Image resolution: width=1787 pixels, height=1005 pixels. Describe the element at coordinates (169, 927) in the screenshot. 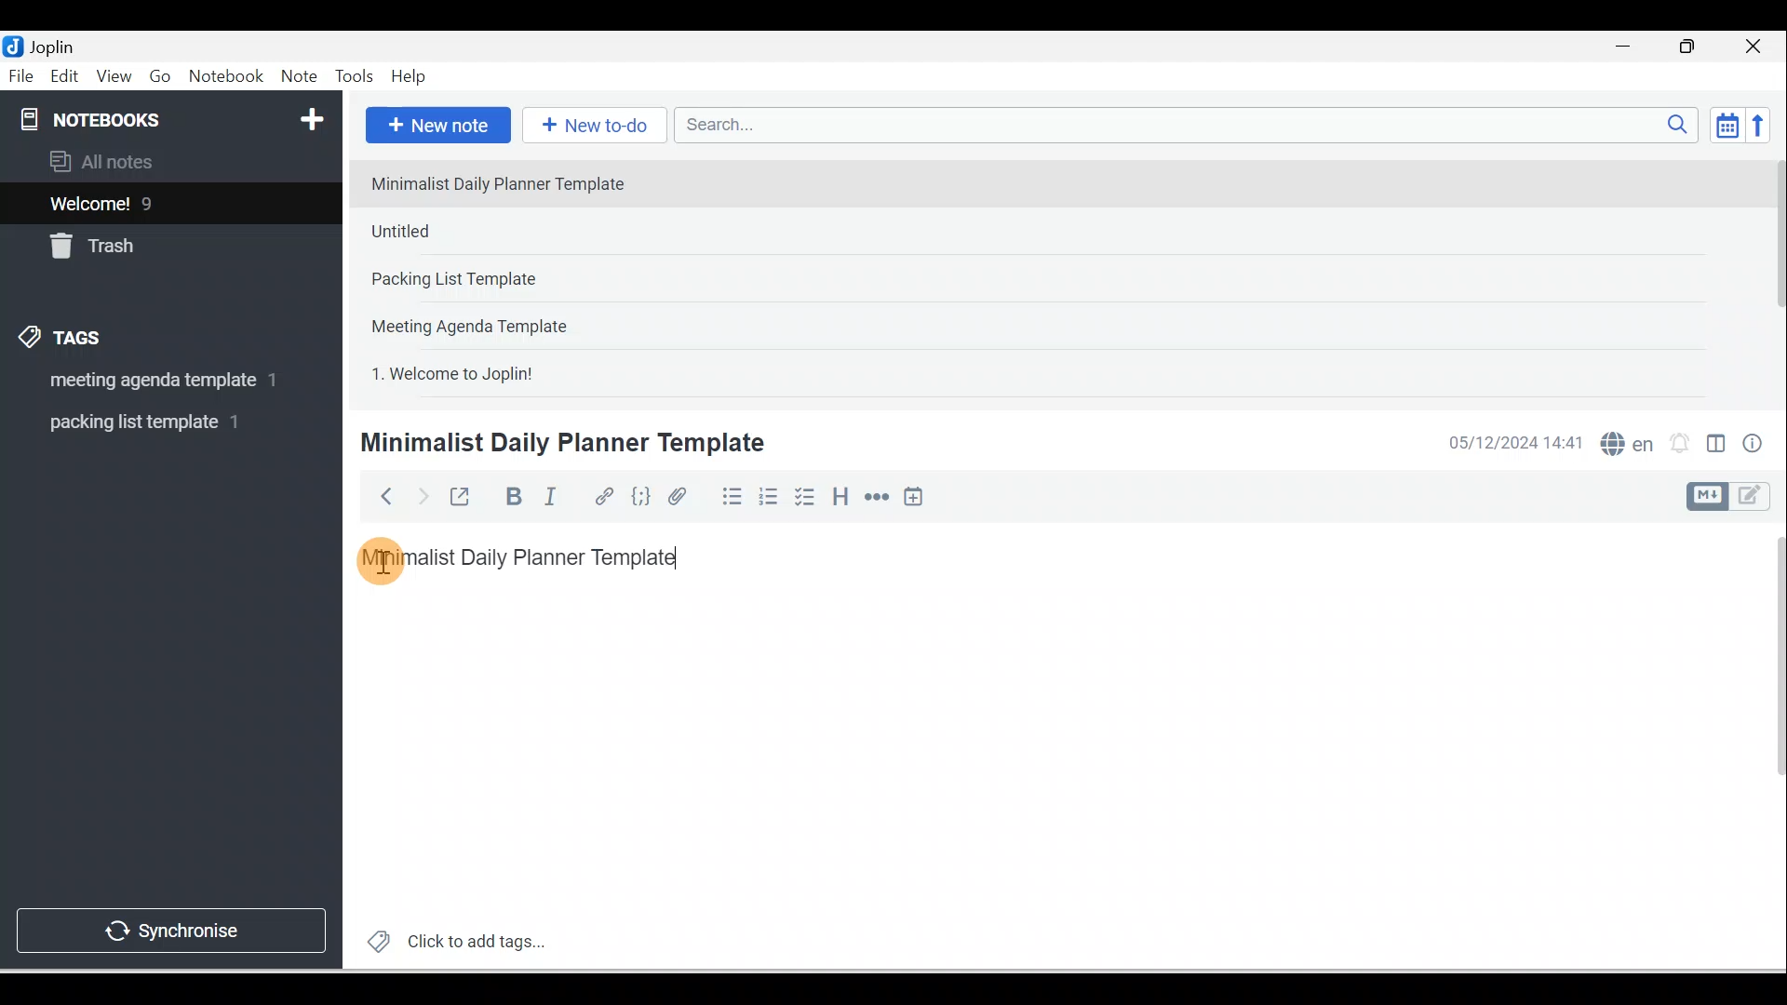

I see `Synchronise` at that location.